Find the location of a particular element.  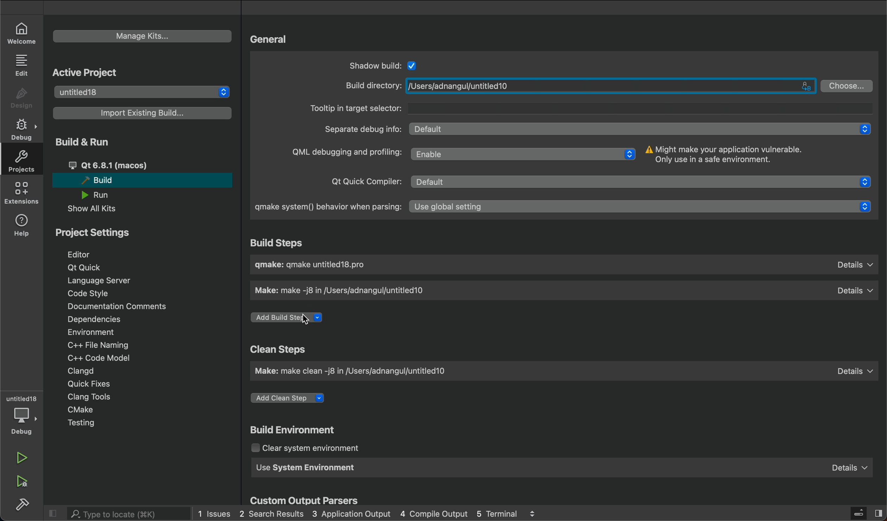

Manage Kits... is located at coordinates (142, 36).